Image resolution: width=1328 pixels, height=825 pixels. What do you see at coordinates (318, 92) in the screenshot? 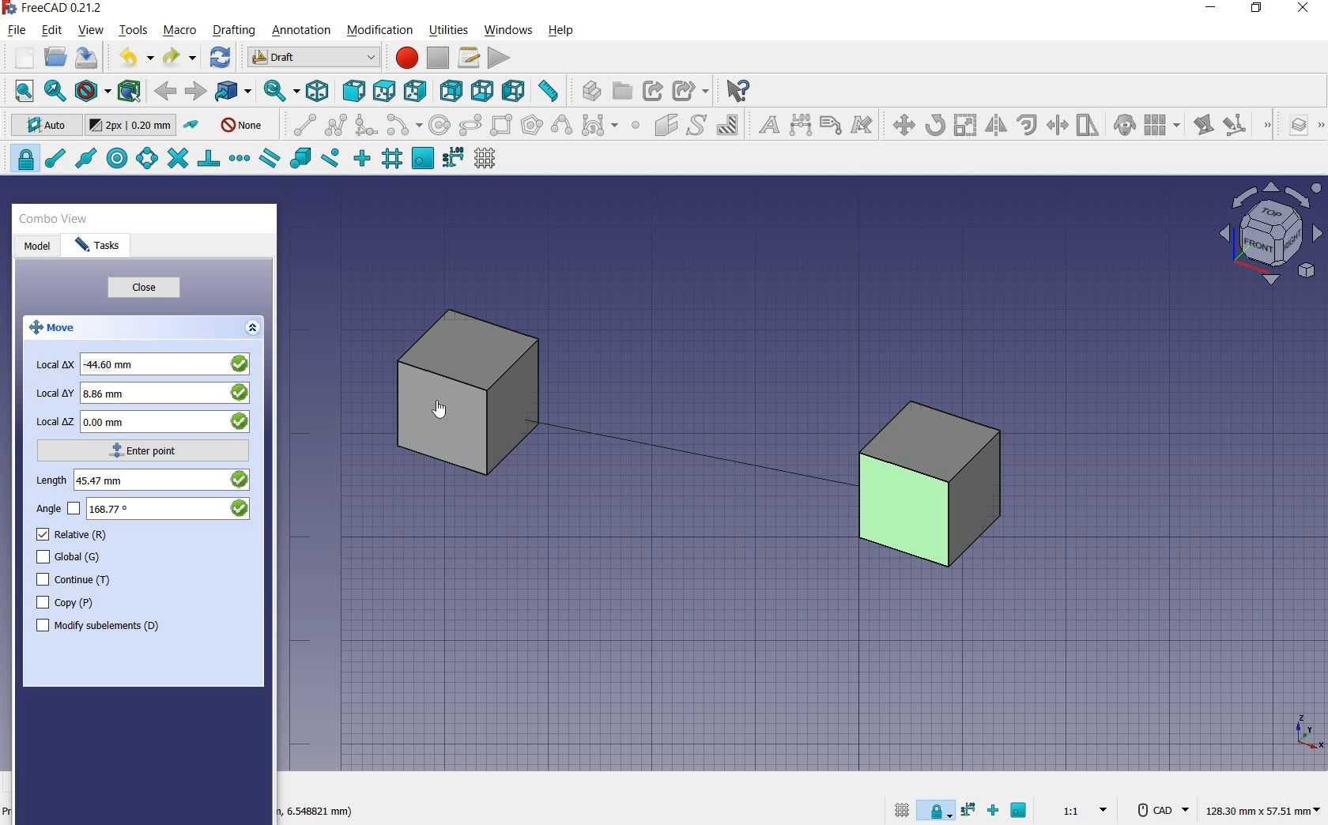
I see `isometric` at bounding box center [318, 92].